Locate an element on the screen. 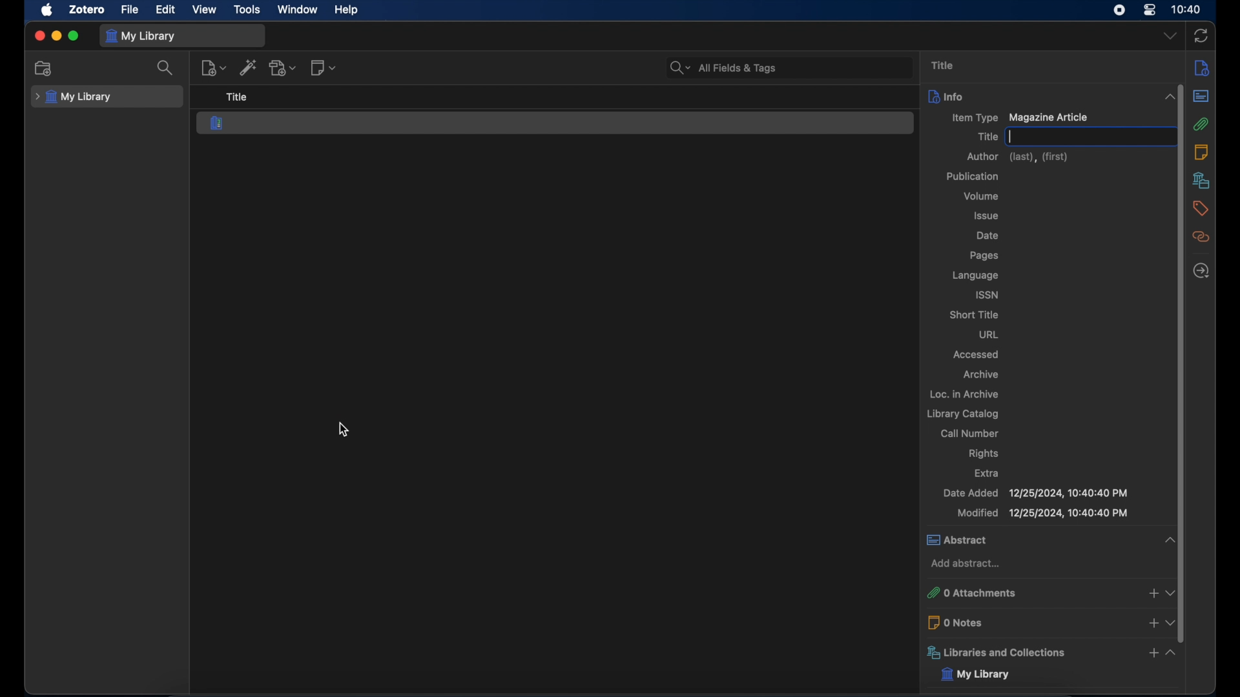  magazine article  is located at coordinates (217, 123).